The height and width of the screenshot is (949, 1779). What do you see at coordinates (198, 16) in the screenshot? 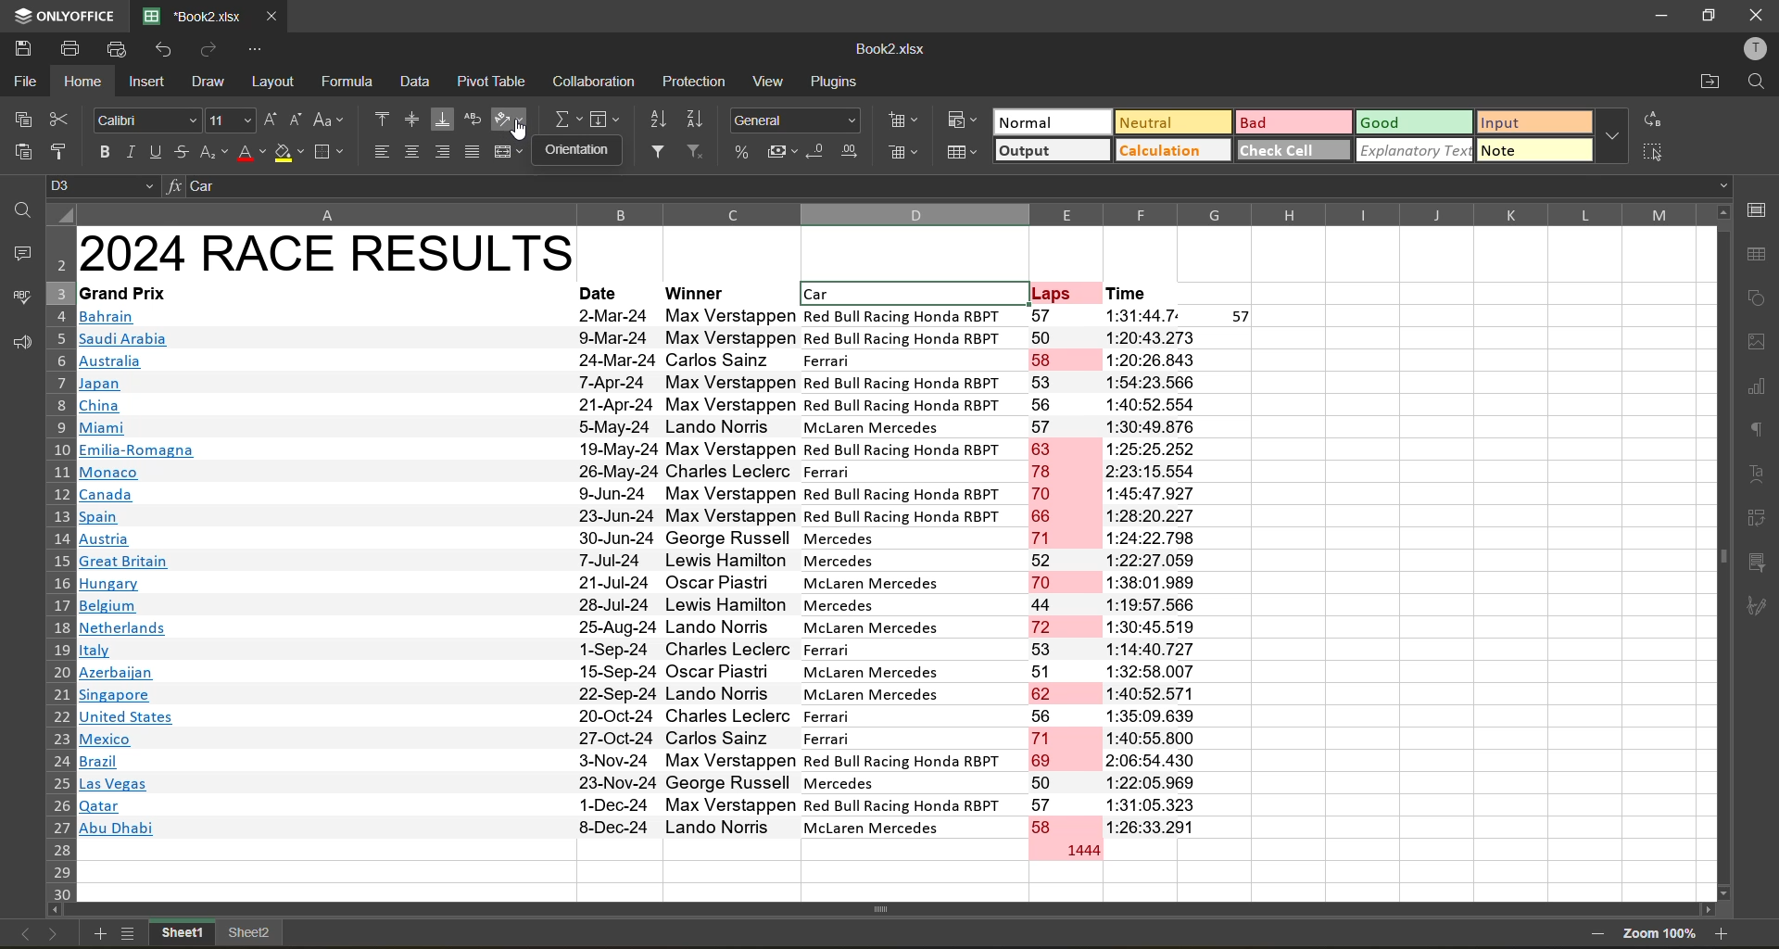
I see `filename` at bounding box center [198, 16].